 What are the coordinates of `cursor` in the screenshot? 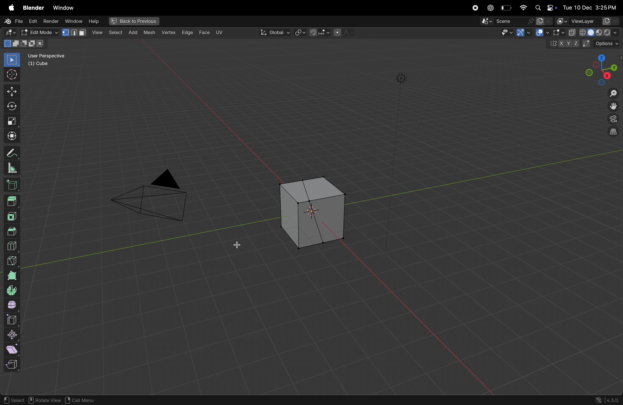 It's located at (238, 245).